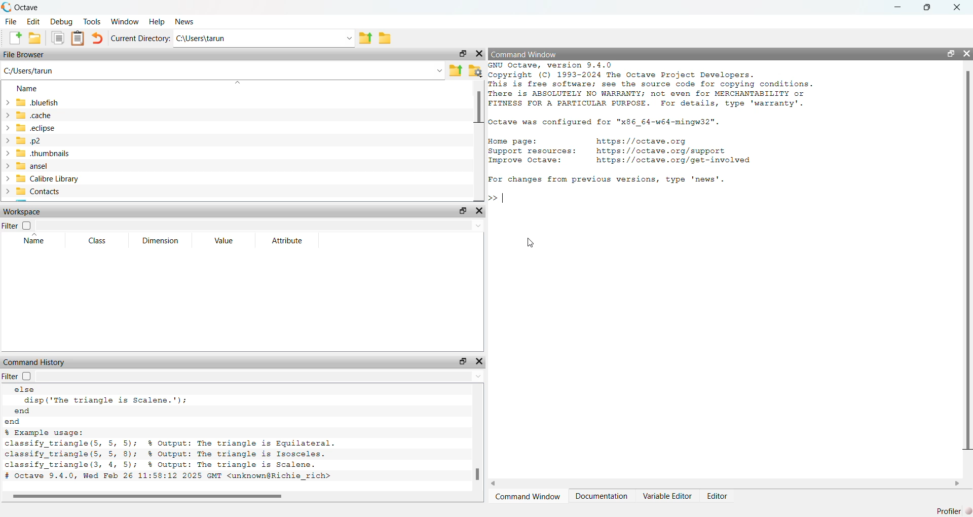  What do you see at coordinates (385, 38) in the screenshot?
I see `browse directories` at bounding box center [385, 38].